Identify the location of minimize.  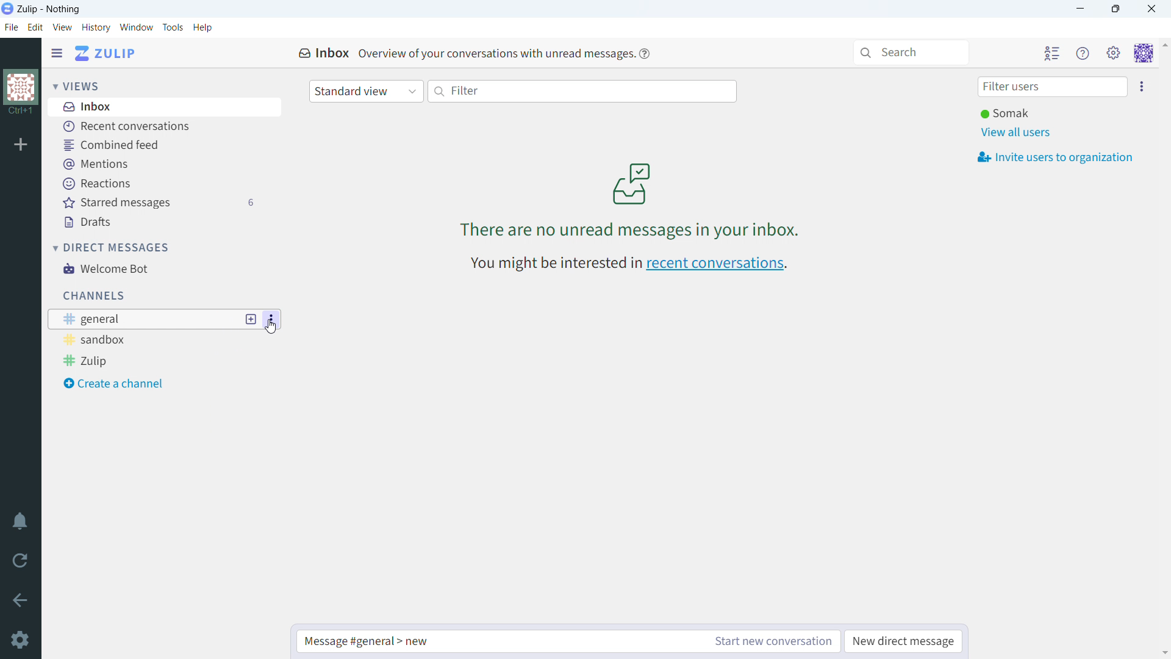
(1081, 9).